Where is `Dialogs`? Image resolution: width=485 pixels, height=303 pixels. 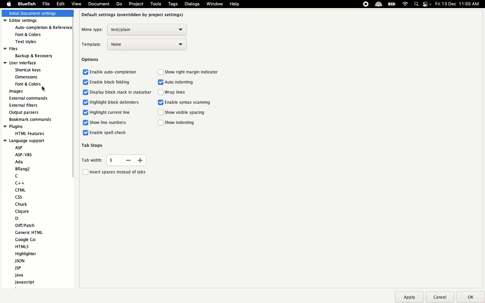 Dialogs is located at coordinates (192, 4).